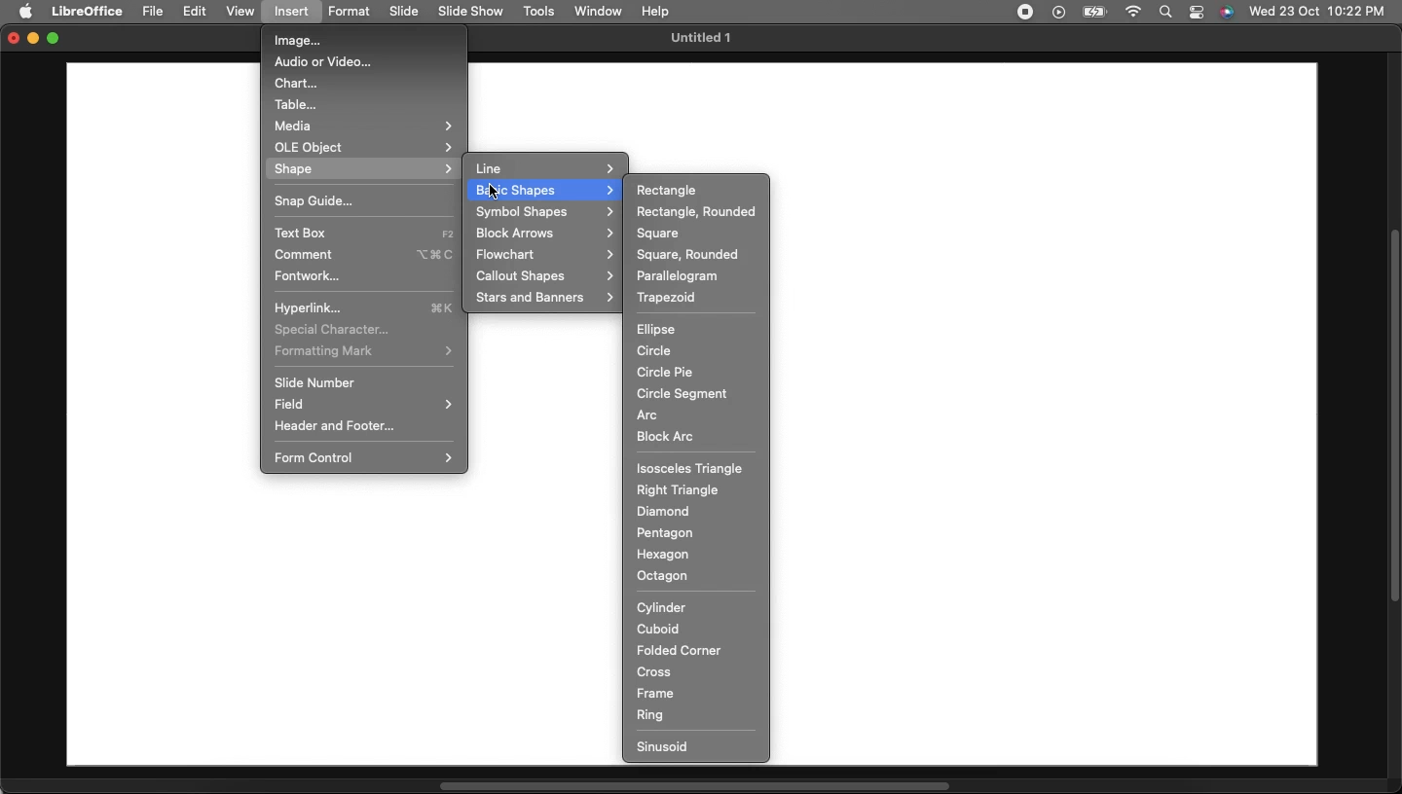 Image resolution: width=1402 pixels, height=794 pixels. I want to click on Square rounded, so click(685, 254).